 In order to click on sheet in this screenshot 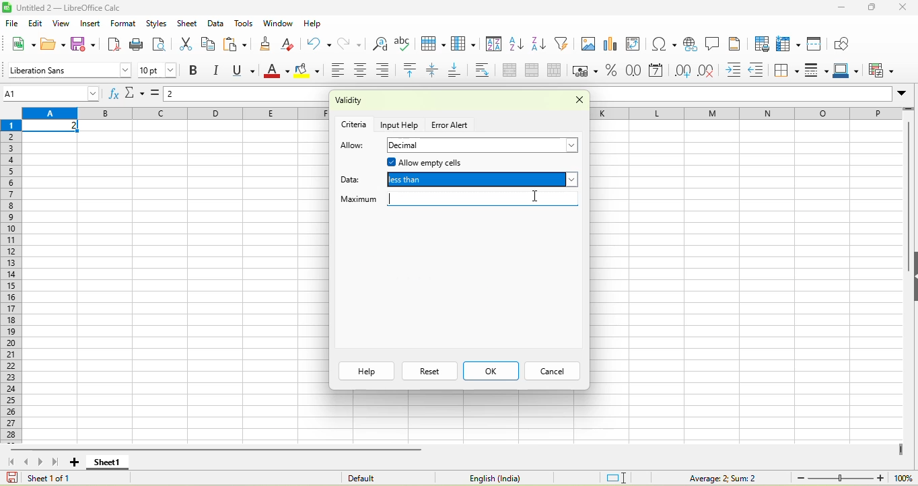, I will do `click(187, 24)`.